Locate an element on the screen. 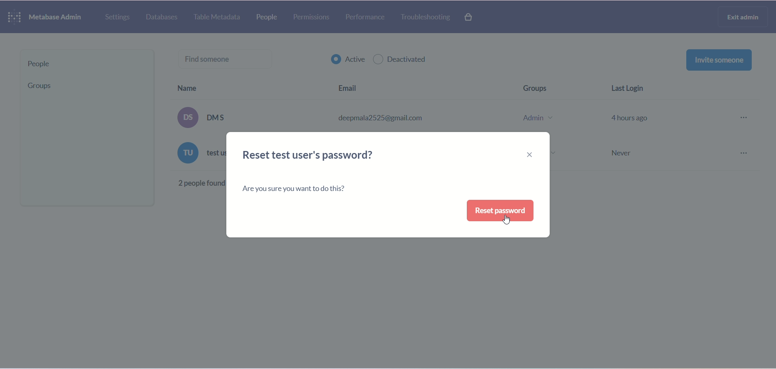  permissions is located at coordinates (314, 18).